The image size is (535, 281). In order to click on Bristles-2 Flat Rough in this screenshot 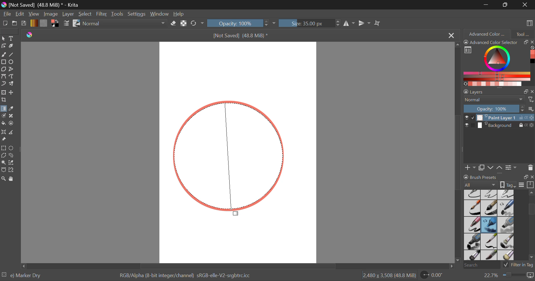, I will do `click(507, 242)`.